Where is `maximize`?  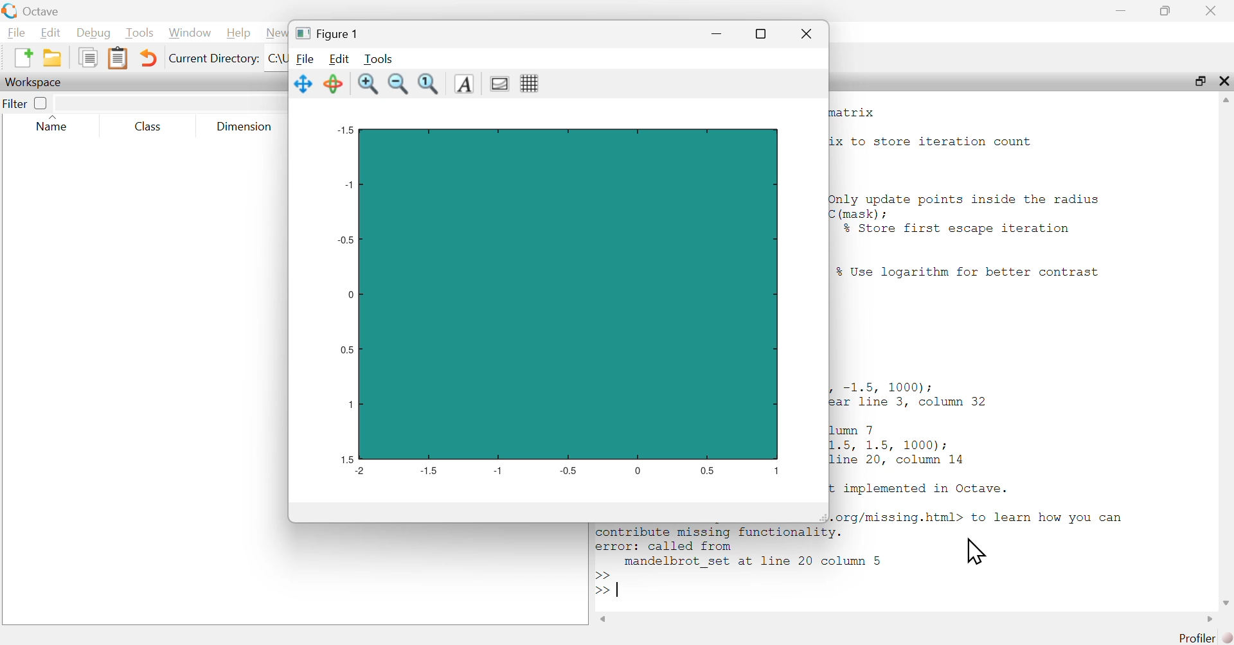 maximize is located at coordinates (1201, 82).